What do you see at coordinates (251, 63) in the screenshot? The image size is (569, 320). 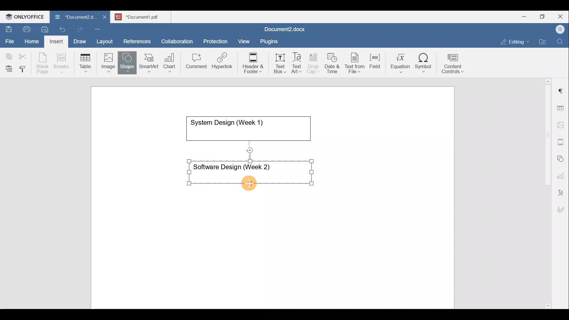 I see `Header & footer` at bounding box center [251, 63].